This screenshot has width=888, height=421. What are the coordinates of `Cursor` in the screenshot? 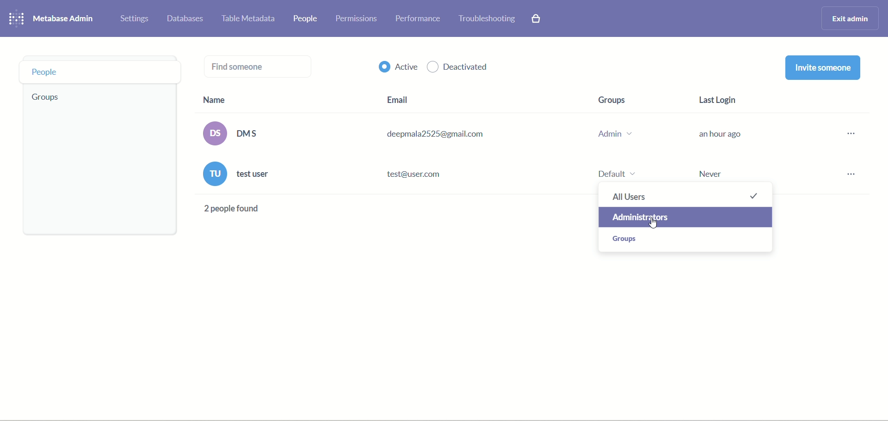 It's located at (656, 227).